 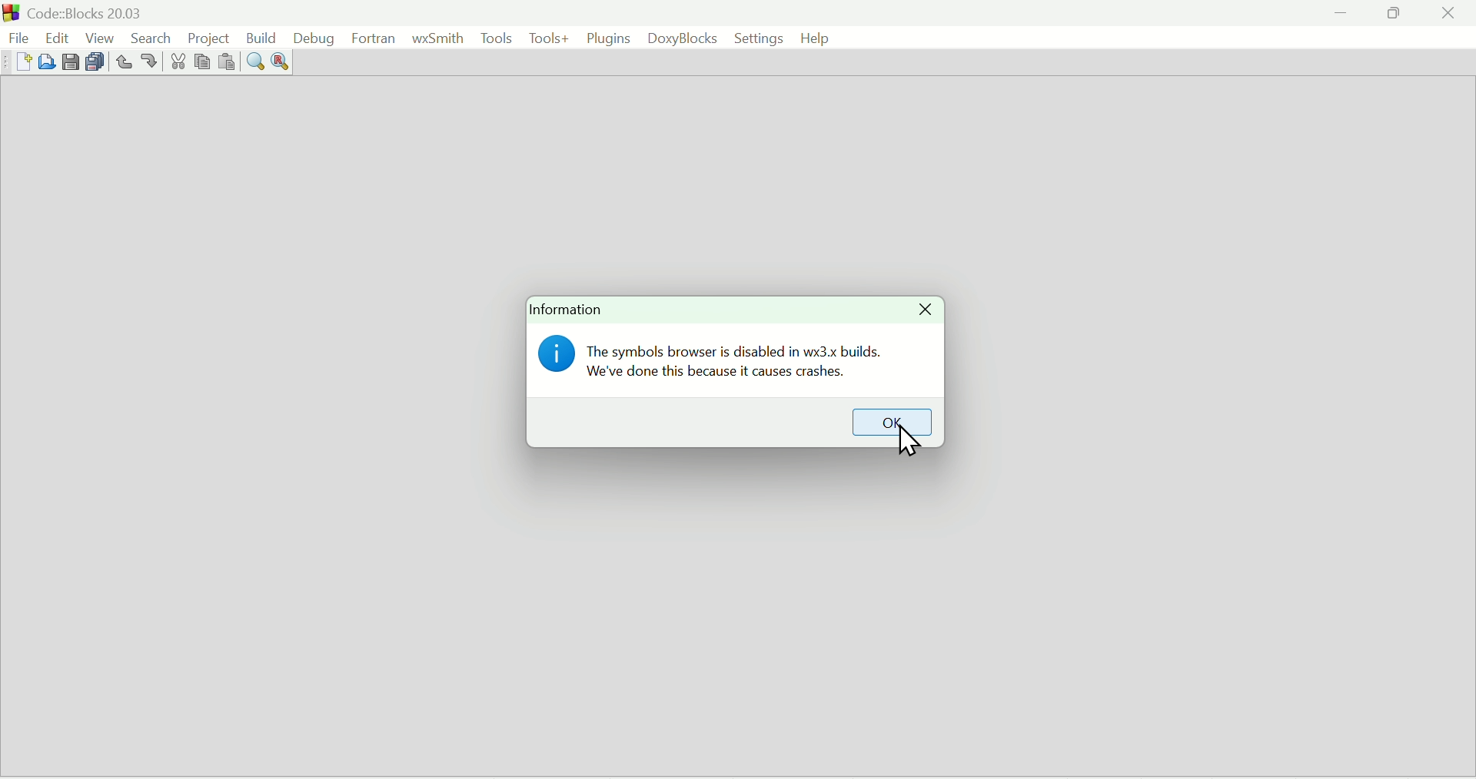 What do you see at coordinates (254, 62) in the screenshot?
I see `Find` at bounding box center [254, 62].